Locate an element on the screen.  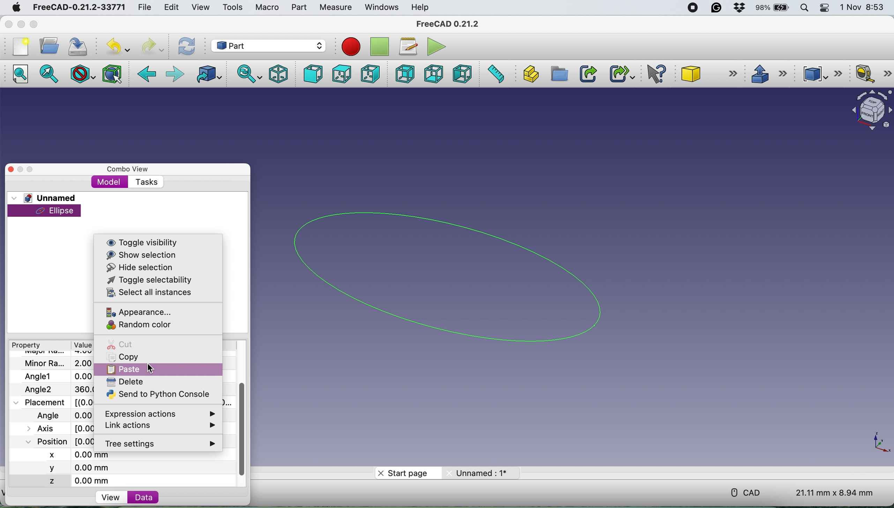
create part is located at coordinates (528, 74).